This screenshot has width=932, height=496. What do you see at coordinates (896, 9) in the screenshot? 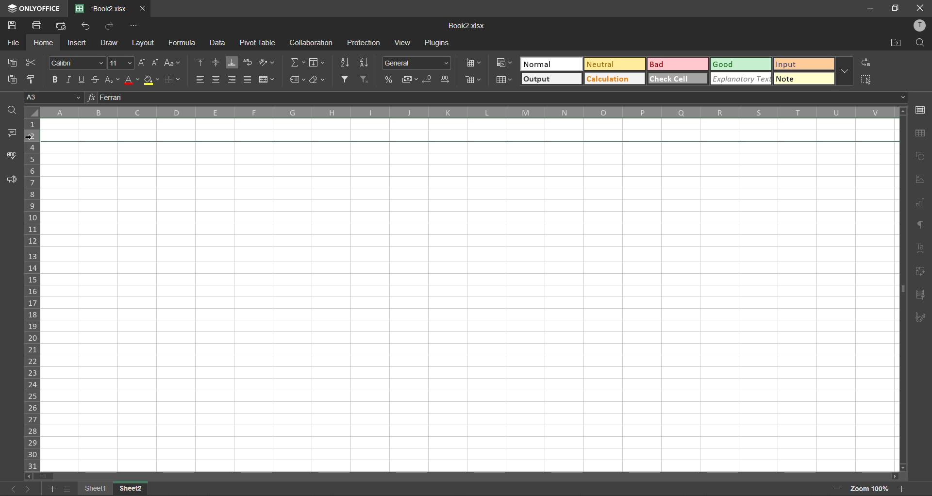
I see `maximize` at bounding box center [896, 9].